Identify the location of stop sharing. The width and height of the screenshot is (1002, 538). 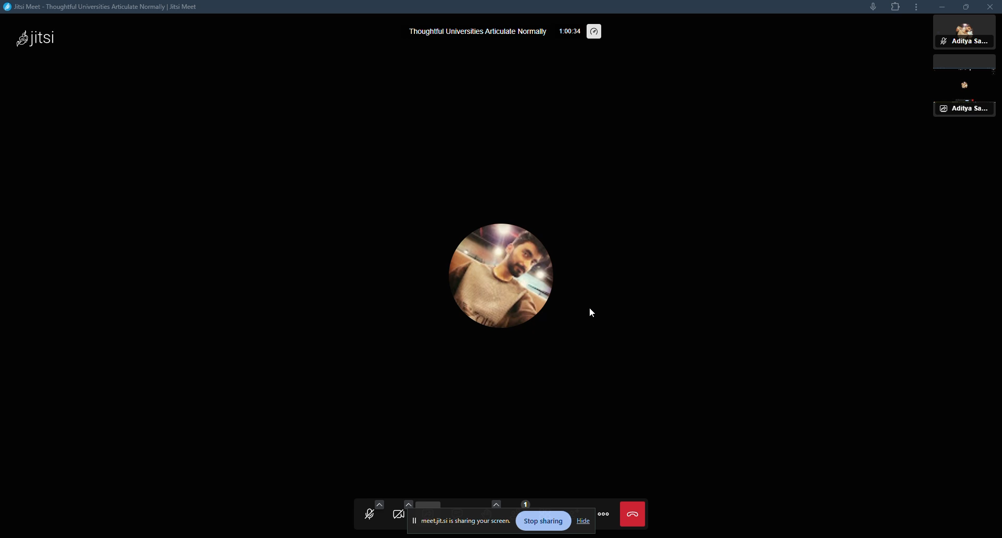
(545, 520).